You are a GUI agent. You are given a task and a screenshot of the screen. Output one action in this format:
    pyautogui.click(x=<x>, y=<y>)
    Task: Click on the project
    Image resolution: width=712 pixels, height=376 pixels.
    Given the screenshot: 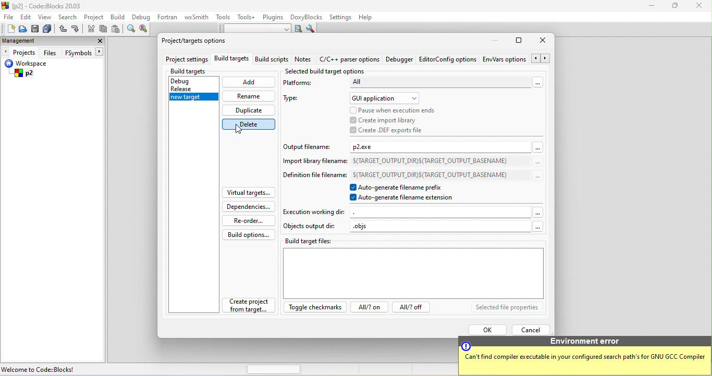 What is the action you would take?
    pyautogui.click(x=96, y=17)
    